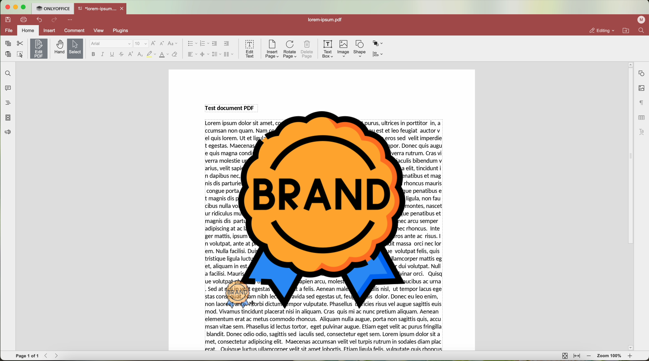 The height and width of the screenshot is (361, 649). What do you see at coordinates (631, 357) in the screenshot?
I see `zoom in` at bounding box center [631, 357].